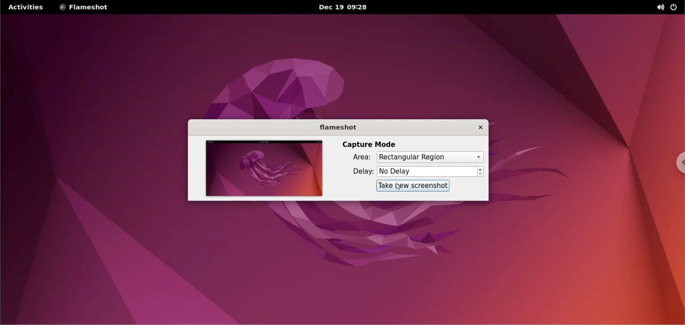  What do you see at coordinates (26, 7) in the screenshot?
I see `activities` at bounding box center [26, 7].